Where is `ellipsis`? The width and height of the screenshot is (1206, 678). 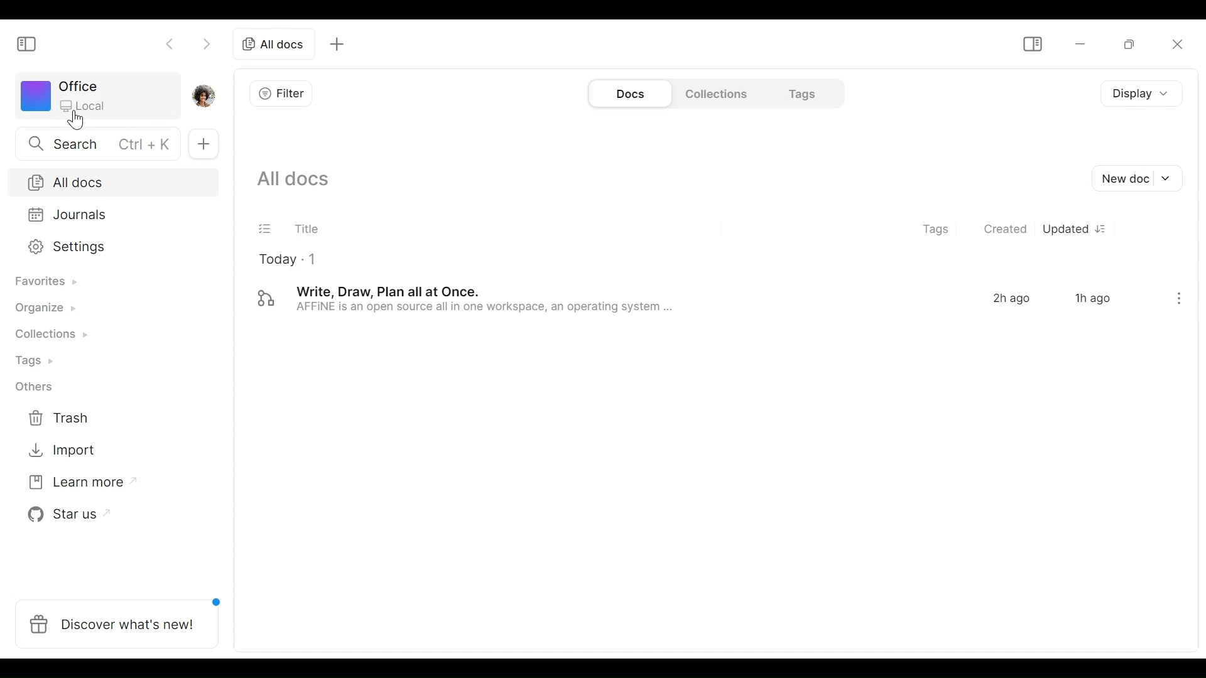
ellipsis is located at coordinates (1175, 298).